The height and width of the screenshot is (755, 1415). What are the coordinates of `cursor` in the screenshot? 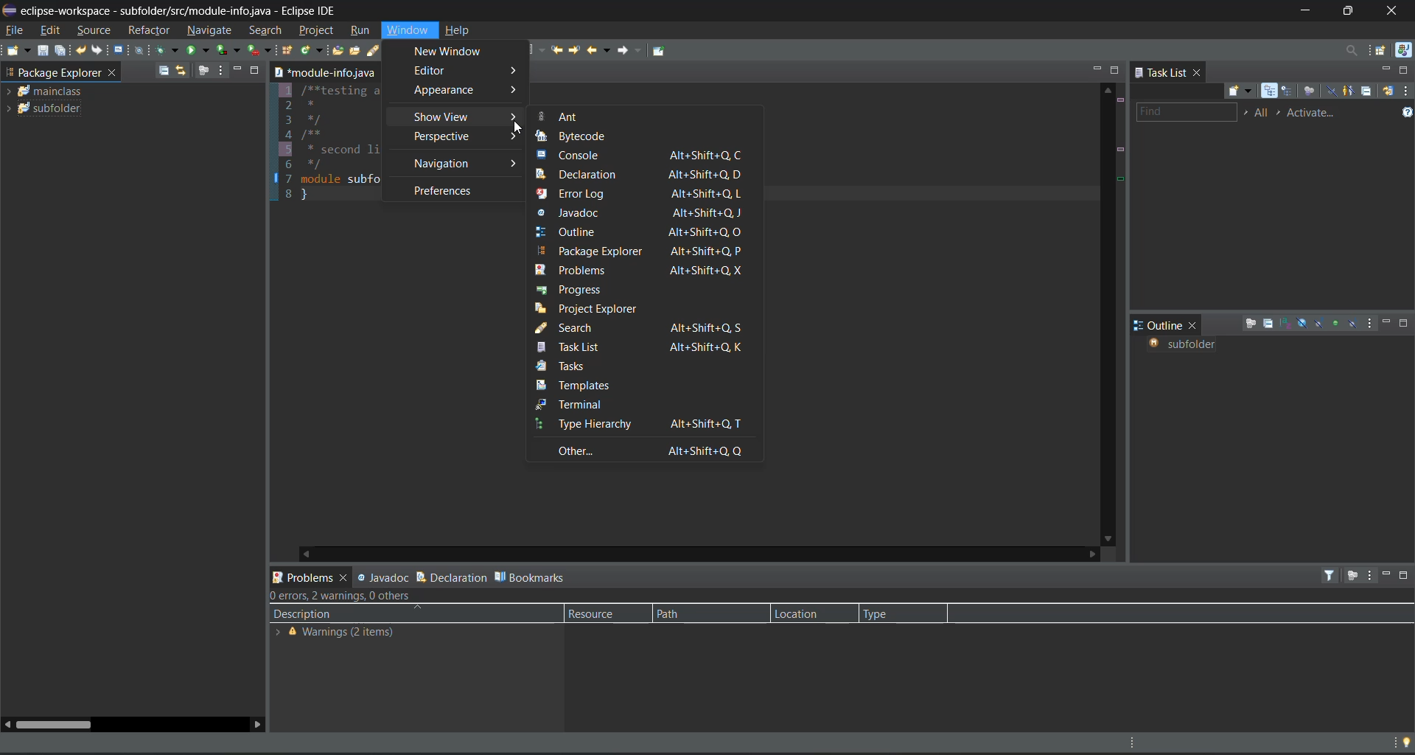 It's located at (520, 126).